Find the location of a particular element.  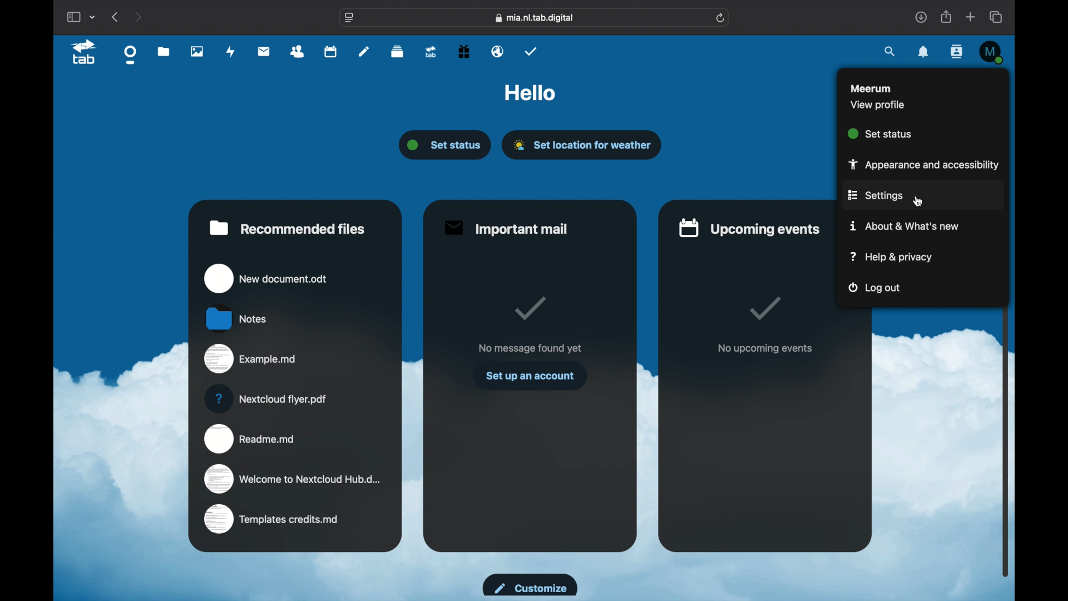

contacts is located at coordinates (298, 52).